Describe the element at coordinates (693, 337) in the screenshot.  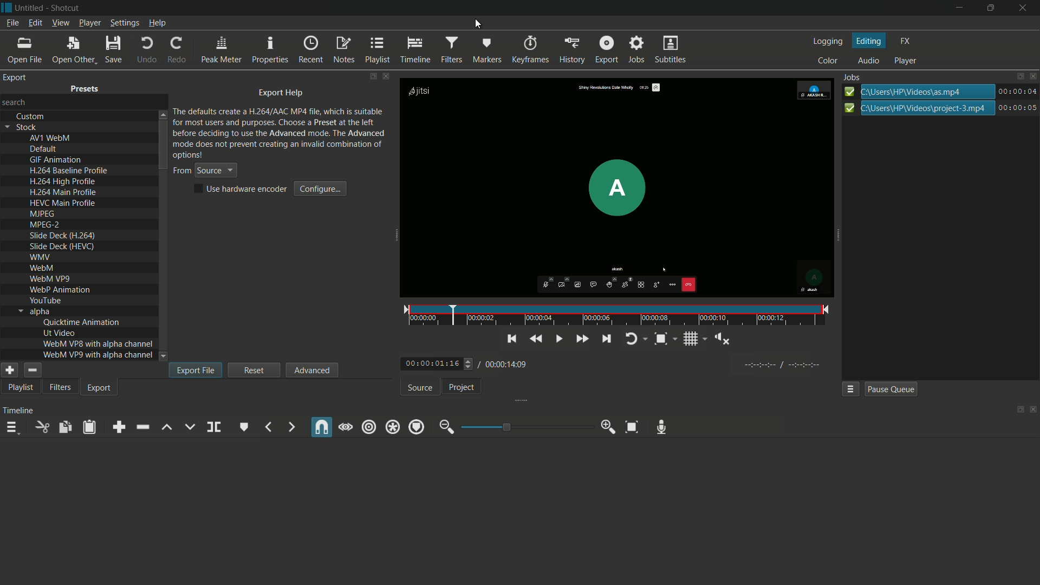
I see `toggle grid` at that location.